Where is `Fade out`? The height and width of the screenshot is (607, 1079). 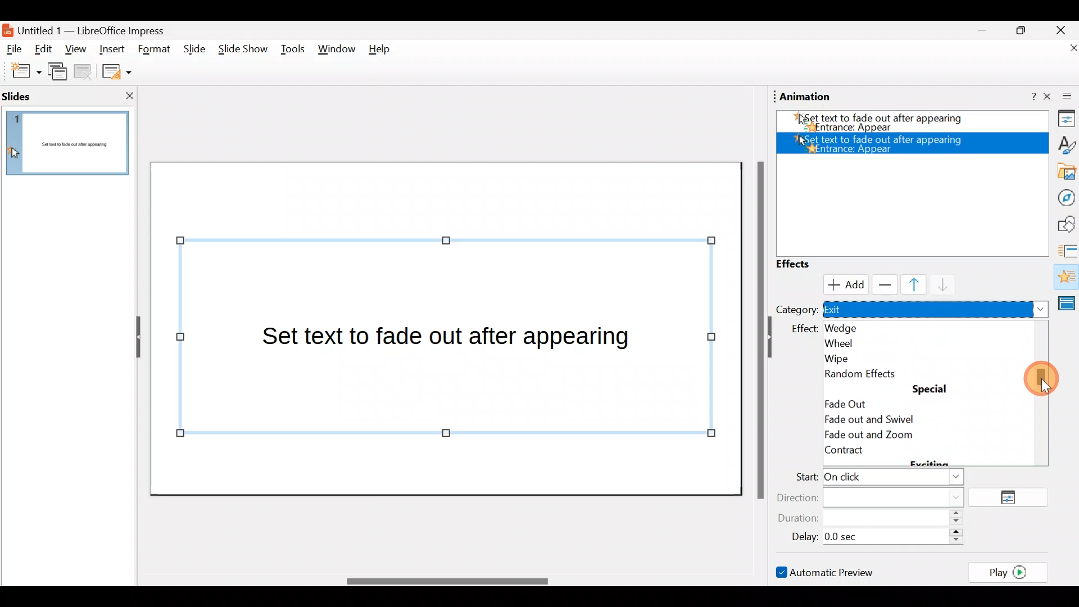
Fade out is located at coordinates (847, 402).